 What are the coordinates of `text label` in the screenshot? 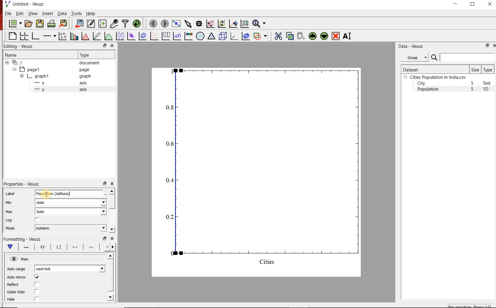 It's located at (177, 36).